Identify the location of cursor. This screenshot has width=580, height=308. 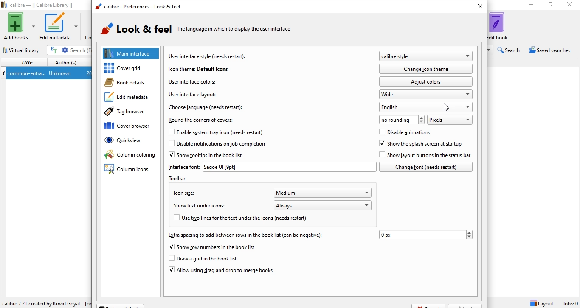
(448, 109).